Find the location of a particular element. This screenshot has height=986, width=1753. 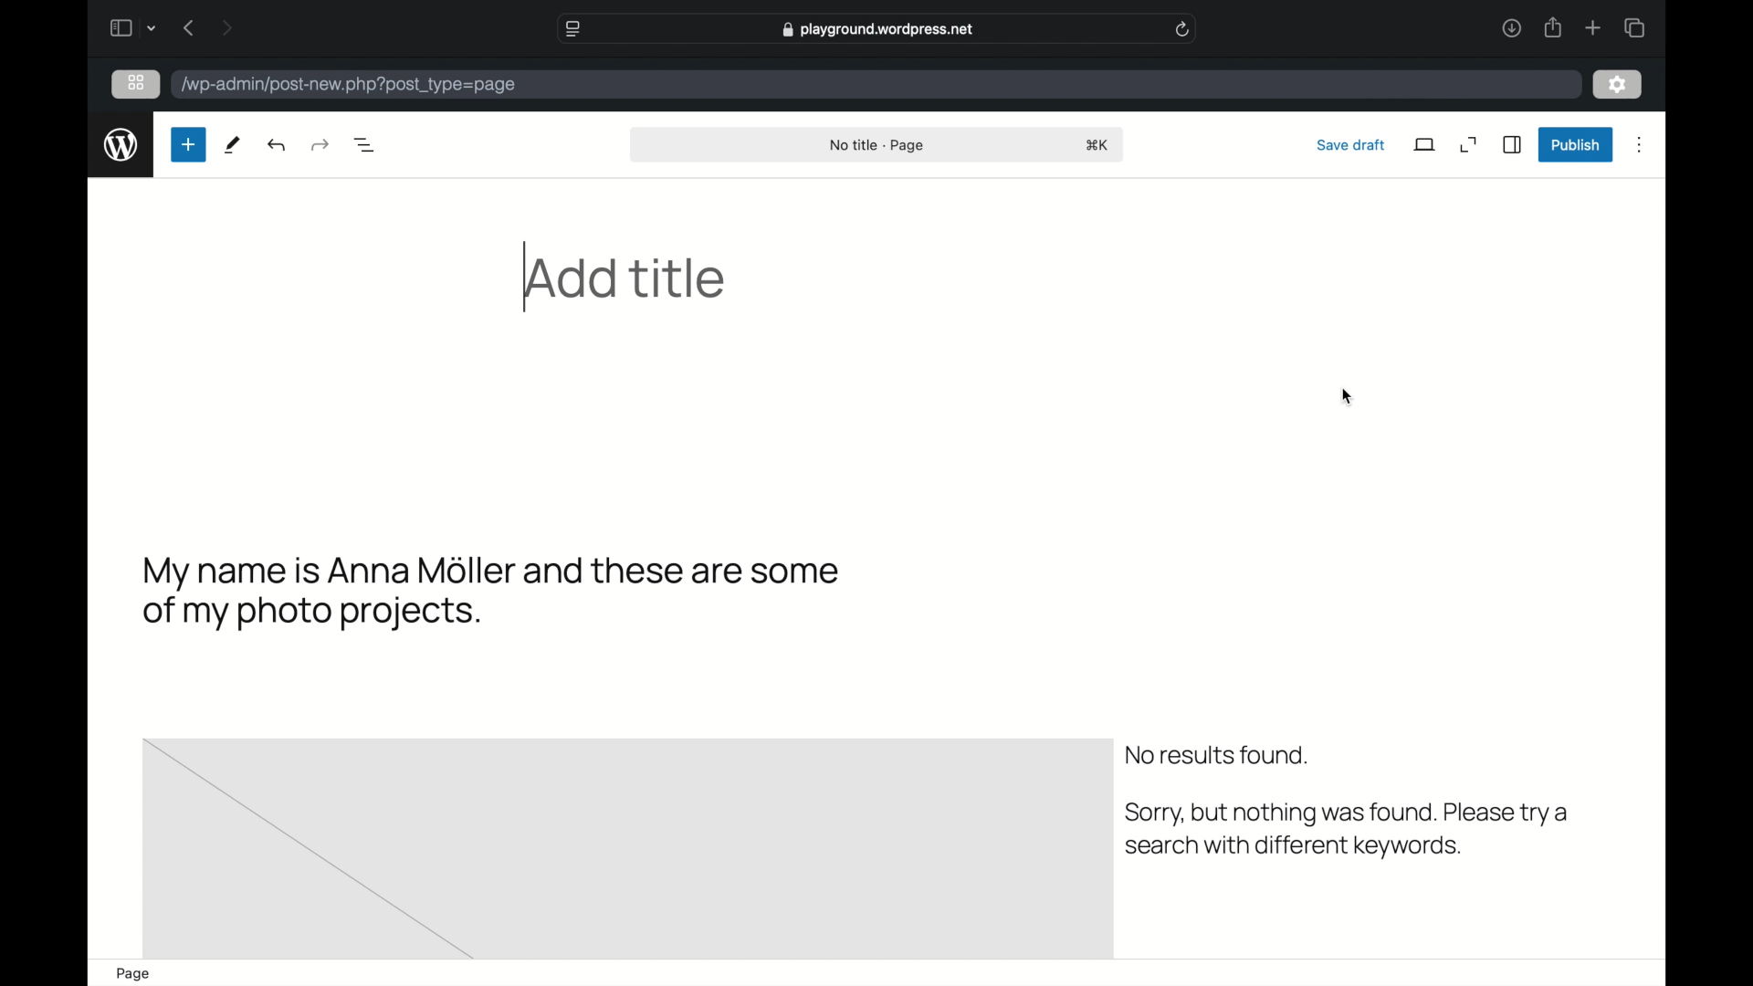

wordpress address is located at coordinates (351, 86).